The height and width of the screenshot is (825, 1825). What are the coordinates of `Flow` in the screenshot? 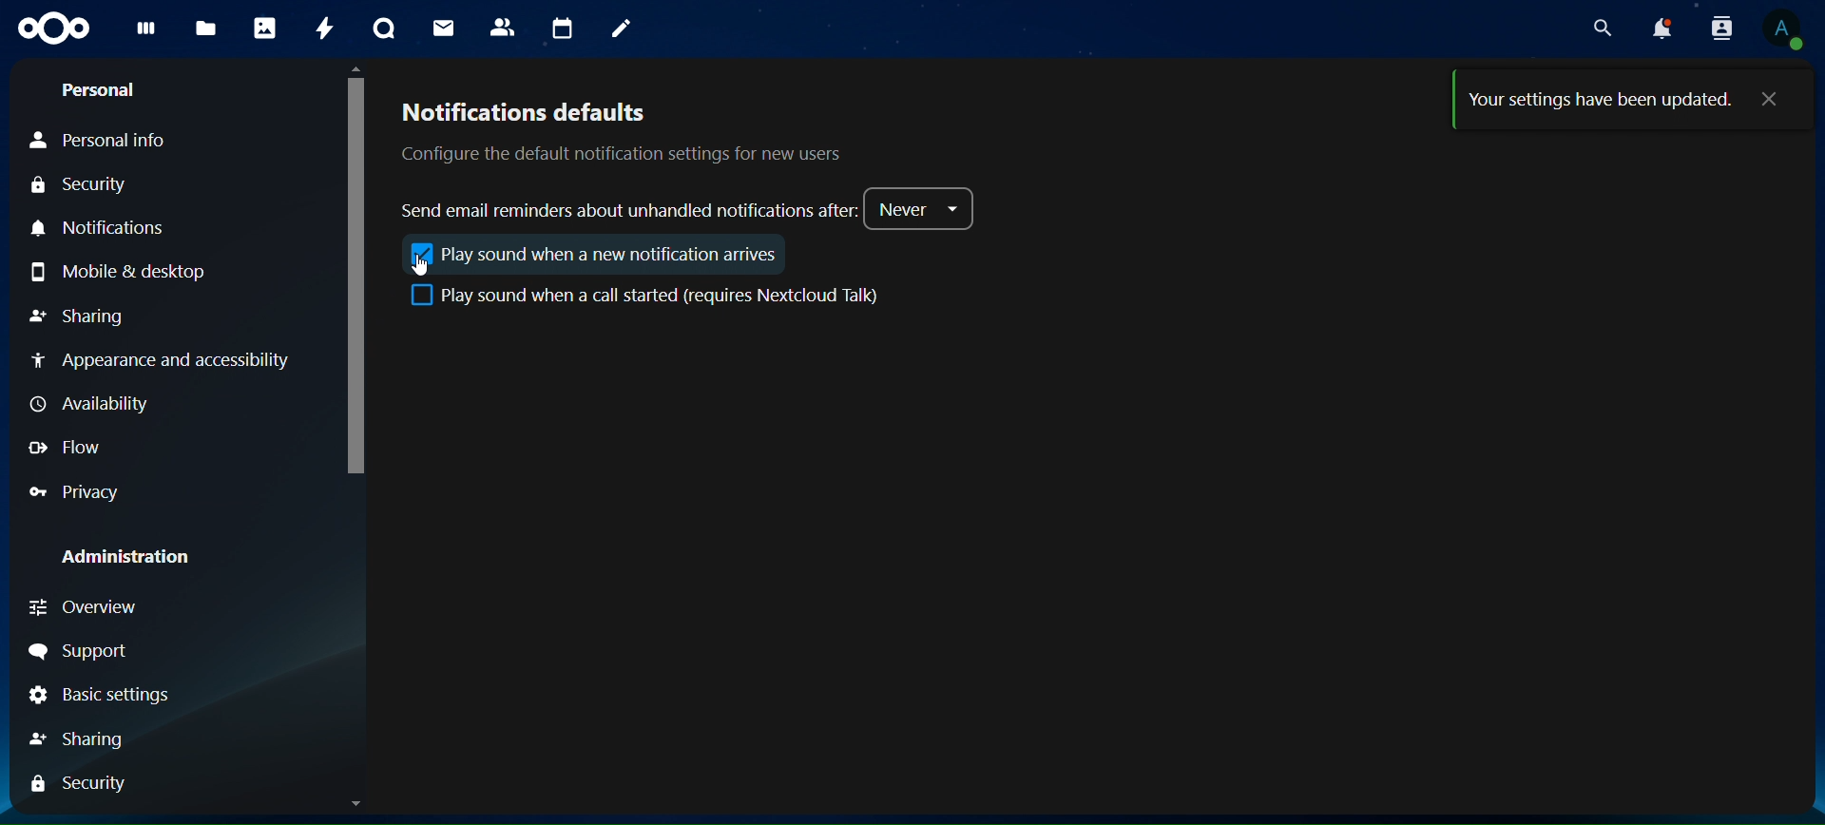 It's located at (65, 449).